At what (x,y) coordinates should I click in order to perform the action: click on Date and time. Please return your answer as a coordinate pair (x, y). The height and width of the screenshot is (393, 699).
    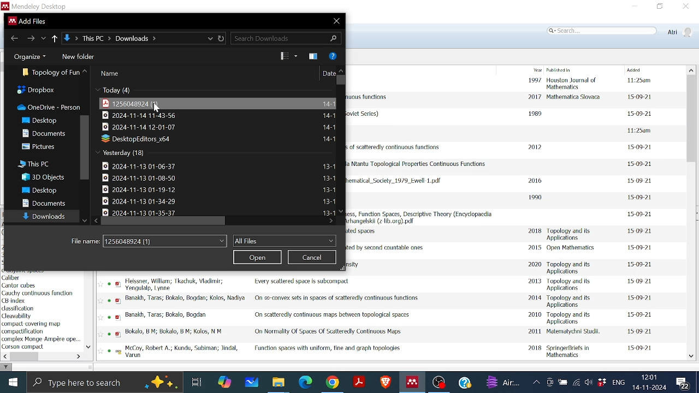
    Looking at the image, I should click on (649, 382).